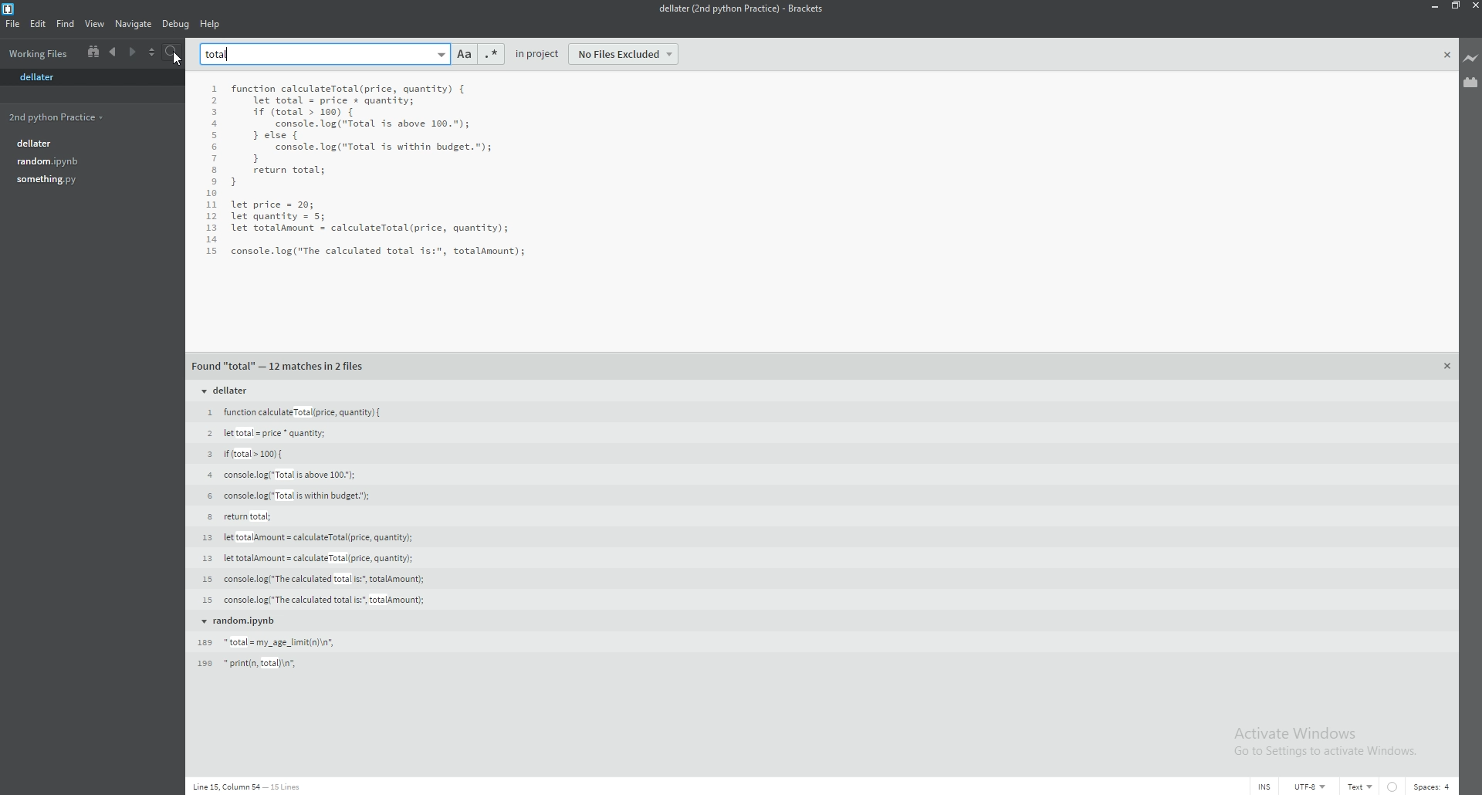  I want to click on 189 "total=my_age_limit(n)\n",, so click(266, 641).